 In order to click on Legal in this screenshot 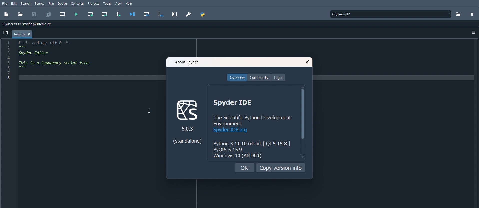, I will do `click(278, 77)`.